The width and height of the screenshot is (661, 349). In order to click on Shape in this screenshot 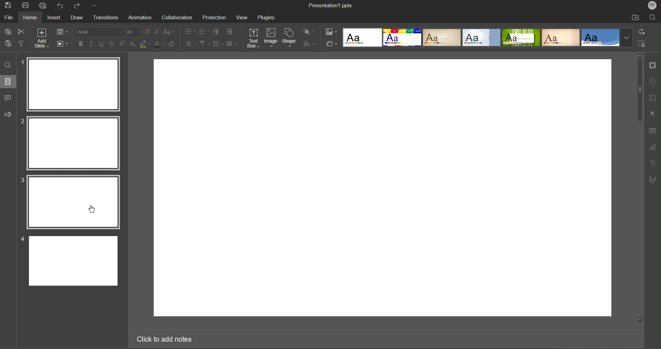, I will do `click(289, 38)`.